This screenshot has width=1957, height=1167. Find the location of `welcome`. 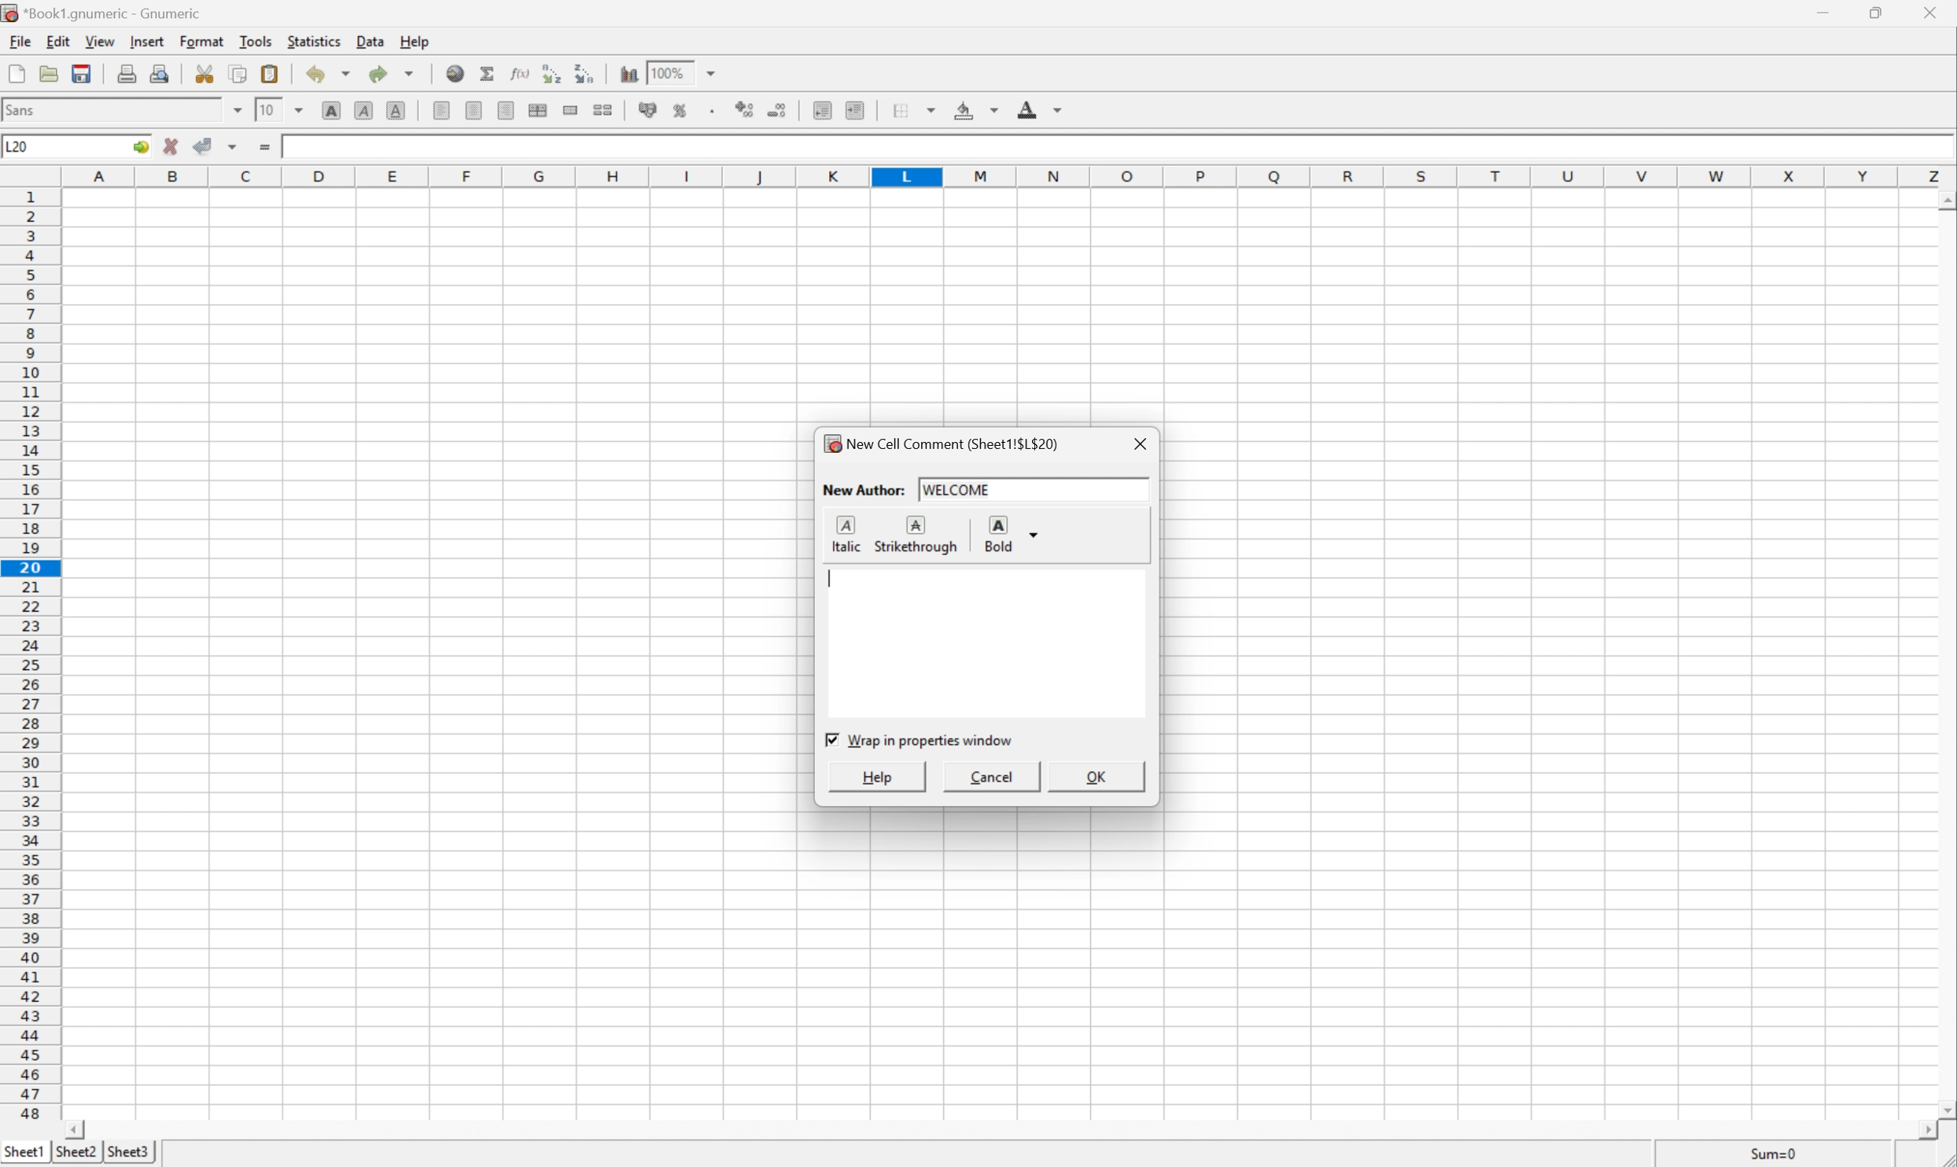

welcome is located at coordinates (956, 488).